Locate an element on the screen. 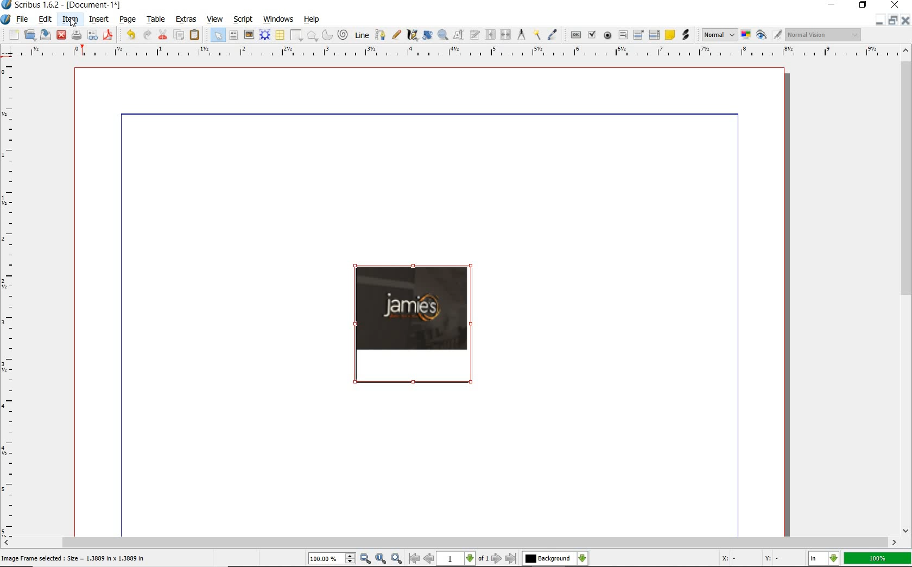 This screenshot has height=567, width=912. extras is located at coordinates (186, 19).